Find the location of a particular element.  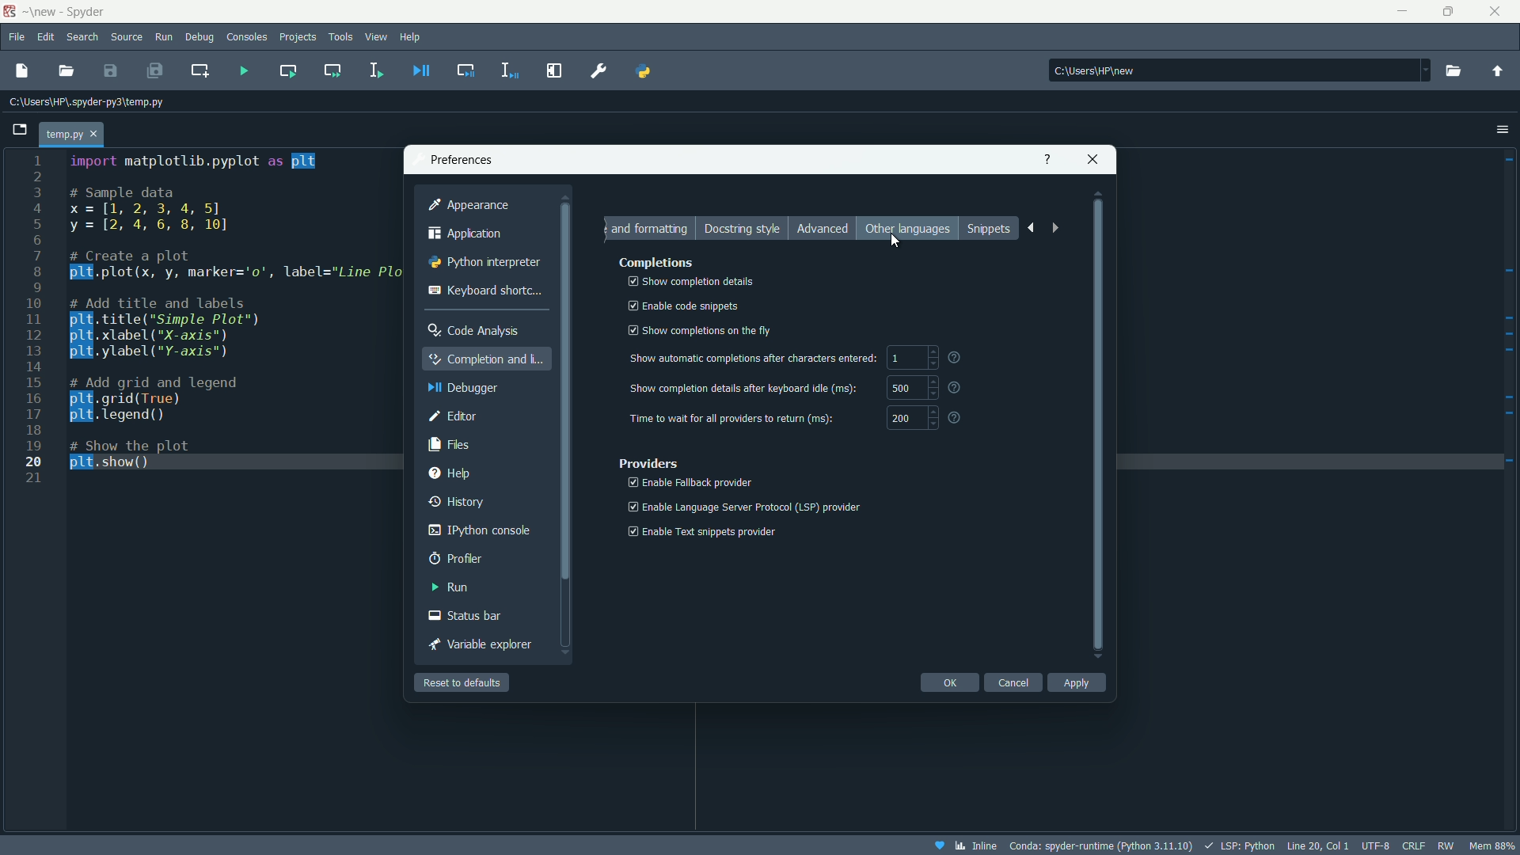

increment and decremnt button is located at coordinates (933, 388).